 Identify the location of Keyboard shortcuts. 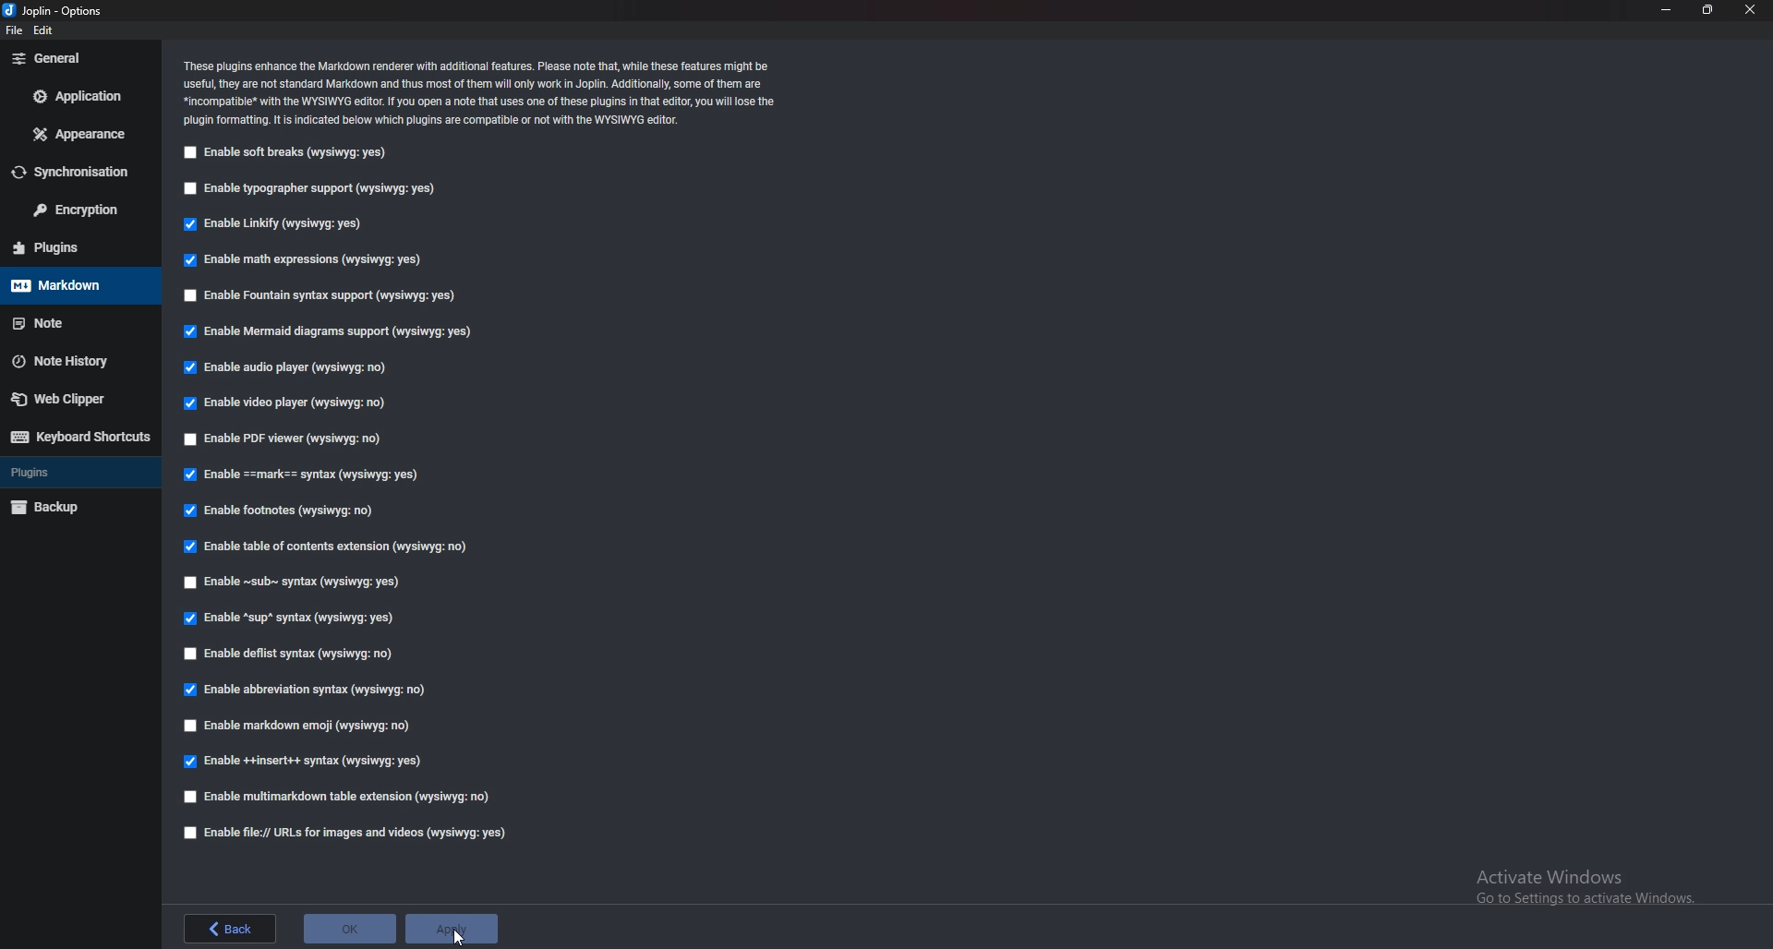
(78, 438).